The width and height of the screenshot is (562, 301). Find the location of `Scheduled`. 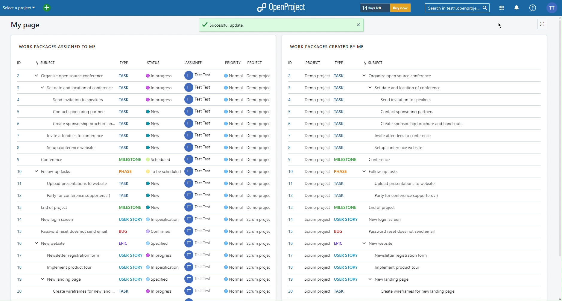

Scheduled is located at coordinates (160, 160).